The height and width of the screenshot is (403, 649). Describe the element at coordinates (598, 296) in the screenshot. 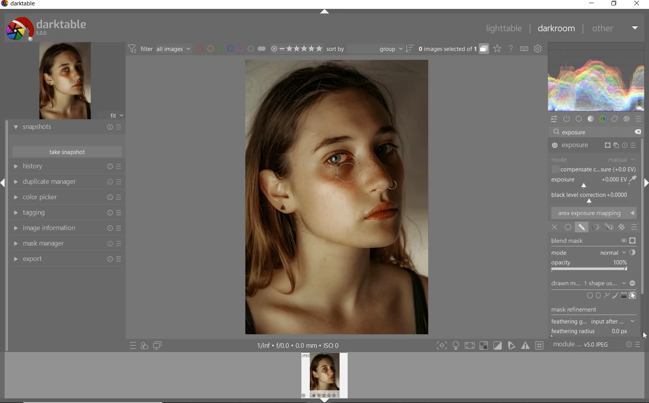

I see `ADD CIRCLE, ELLIPSE, OR PATH` at that location.